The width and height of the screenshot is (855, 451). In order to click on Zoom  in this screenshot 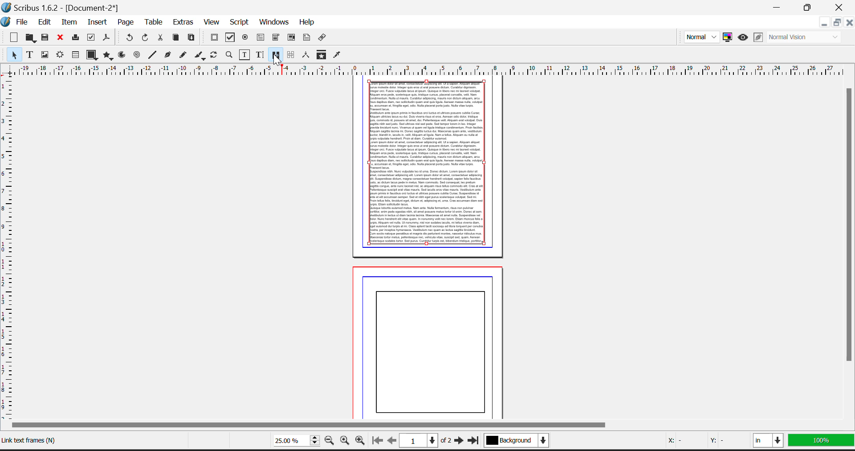, I will do `click(229, 56)`.